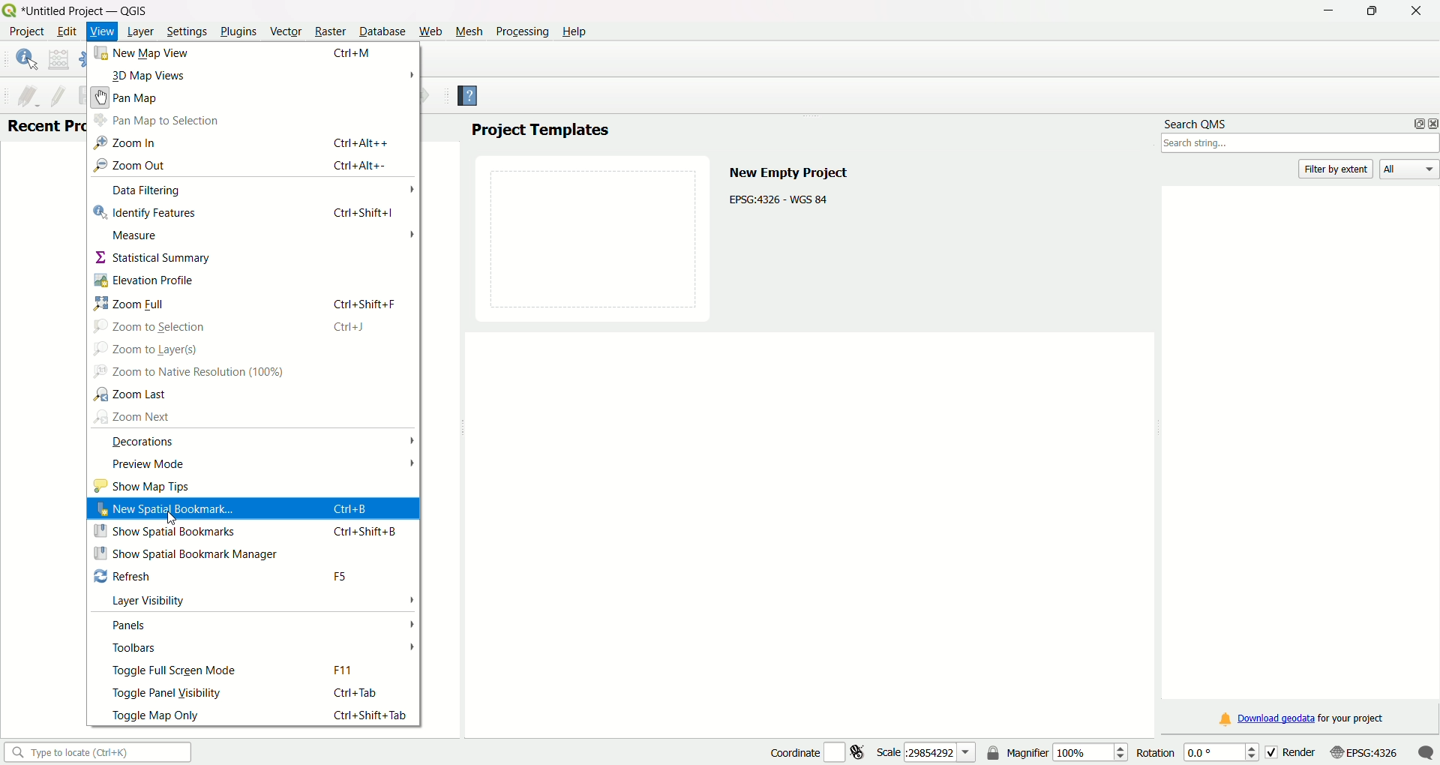 This screenshot has height=765, width=1440. Describe the element at coordinates (521, 31) in the screenshot. I see `Processing` at that location.